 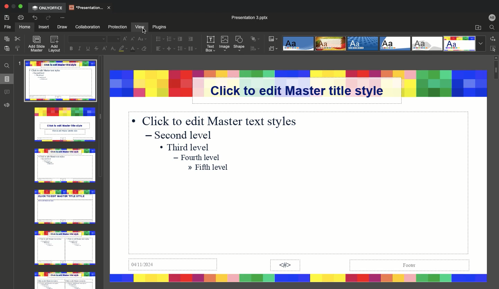 What do you see at coordinates (139, 29) in the screenshot?
I see `Cursor` at bounding box center [139, 29].